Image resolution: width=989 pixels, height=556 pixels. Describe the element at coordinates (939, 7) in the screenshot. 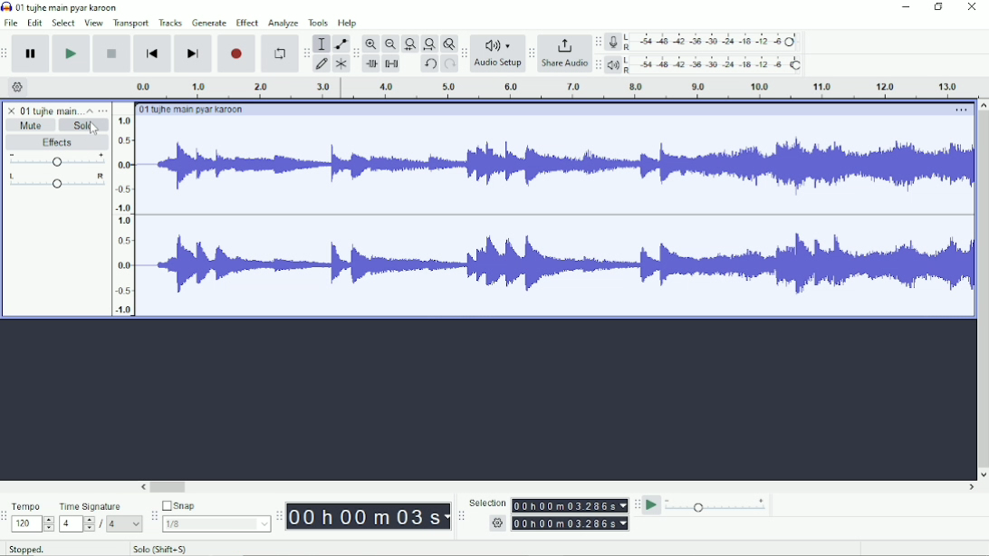

I see `Maximize` at that location.